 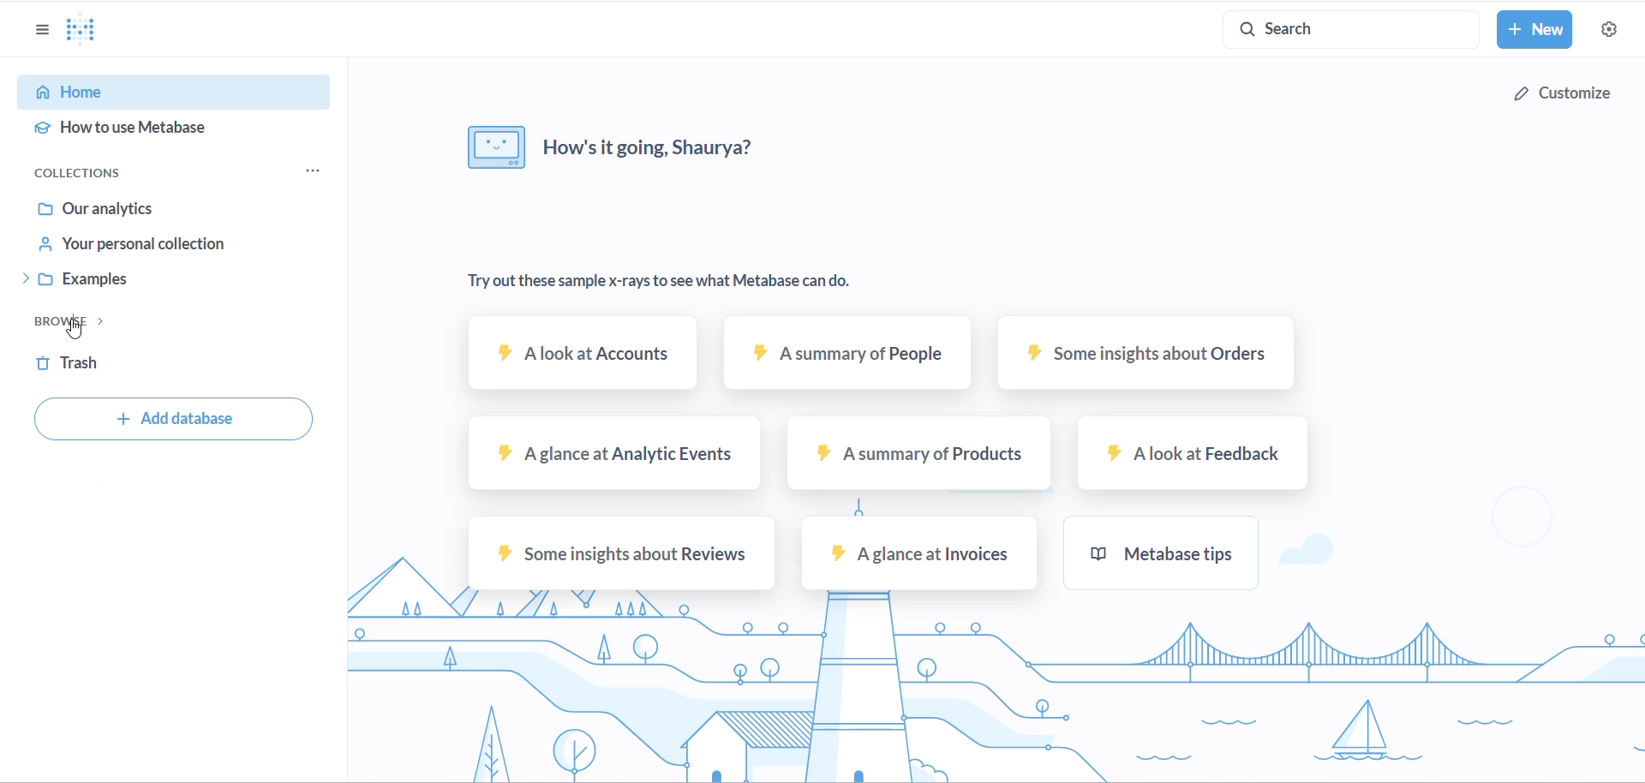 What do you see at coordinates (313, 170) in the screenshot?
I see `collections menu` at bounding box center [313, 170].